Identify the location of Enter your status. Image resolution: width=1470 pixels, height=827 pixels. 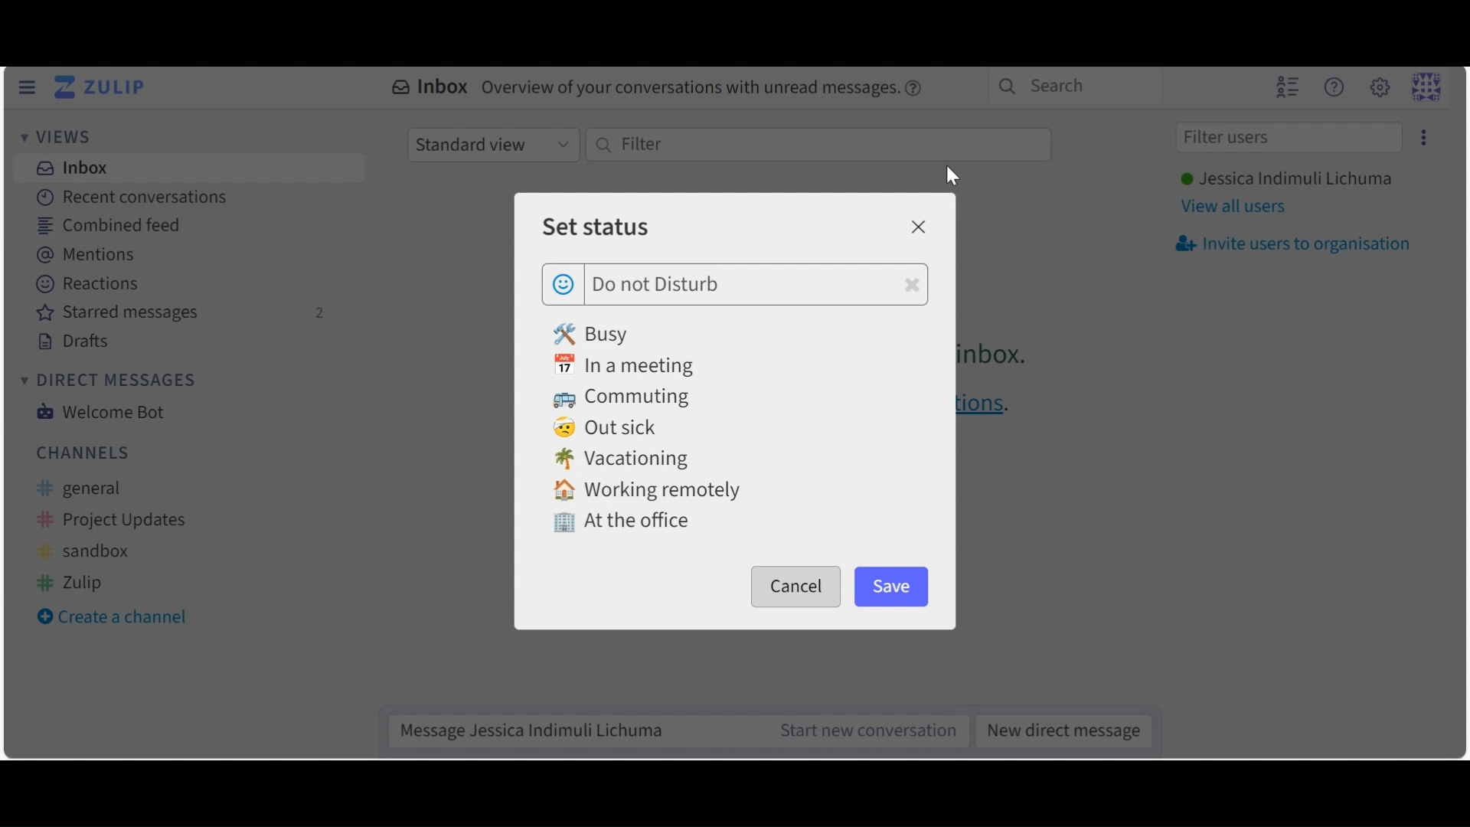
(756, 285).